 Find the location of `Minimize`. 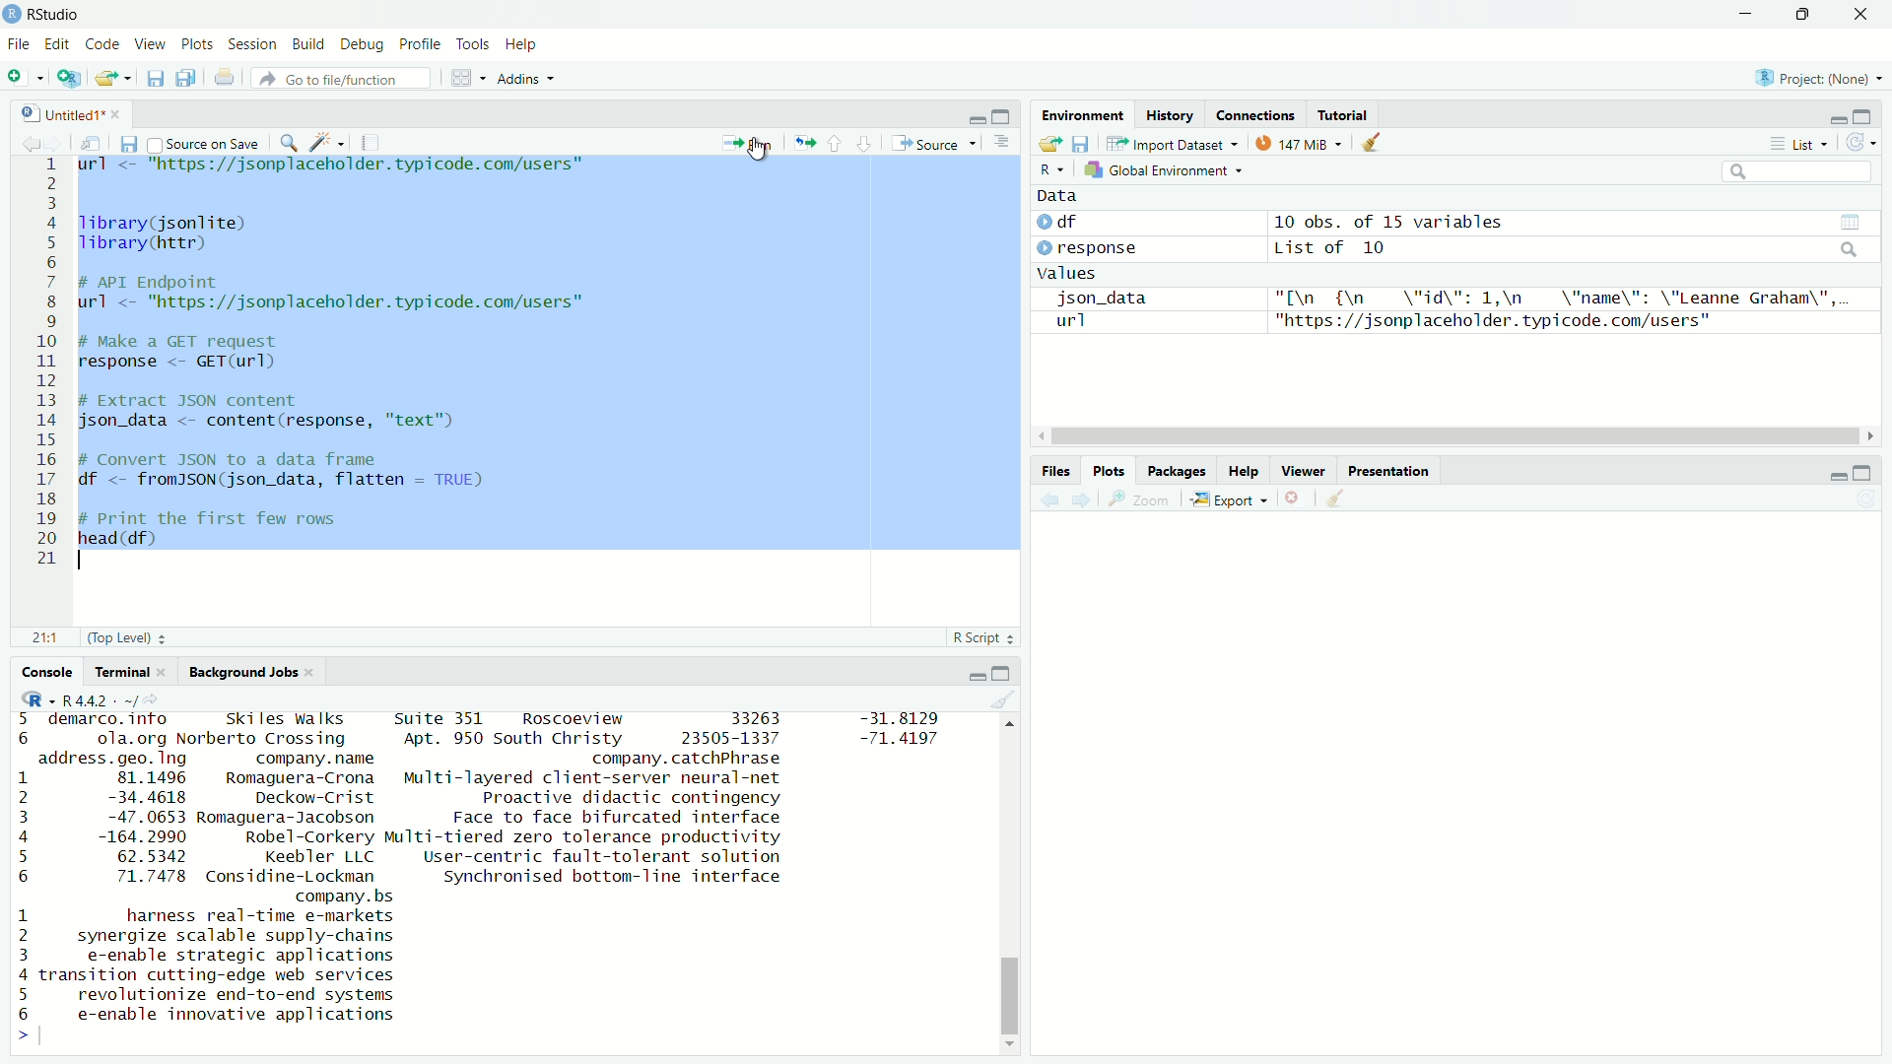

Minimize is located at coordinates (1750, 15).